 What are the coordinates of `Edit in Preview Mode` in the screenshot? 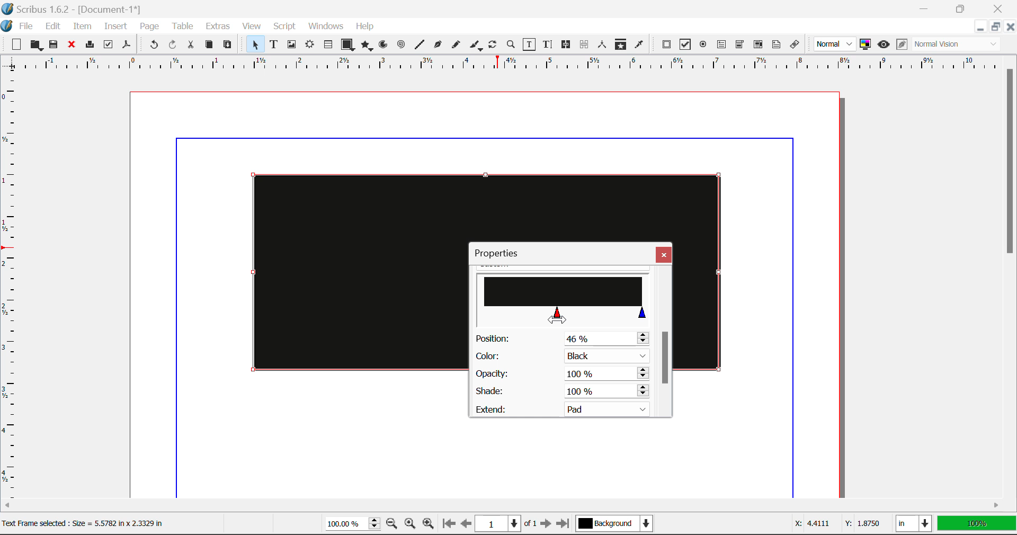 It's located at (902, 44).